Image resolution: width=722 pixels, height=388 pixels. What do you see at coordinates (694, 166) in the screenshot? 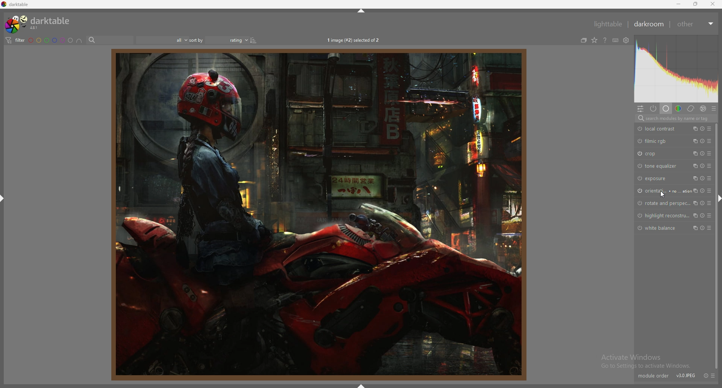
I see `multiple instances action` at bounding box center [694, 166].